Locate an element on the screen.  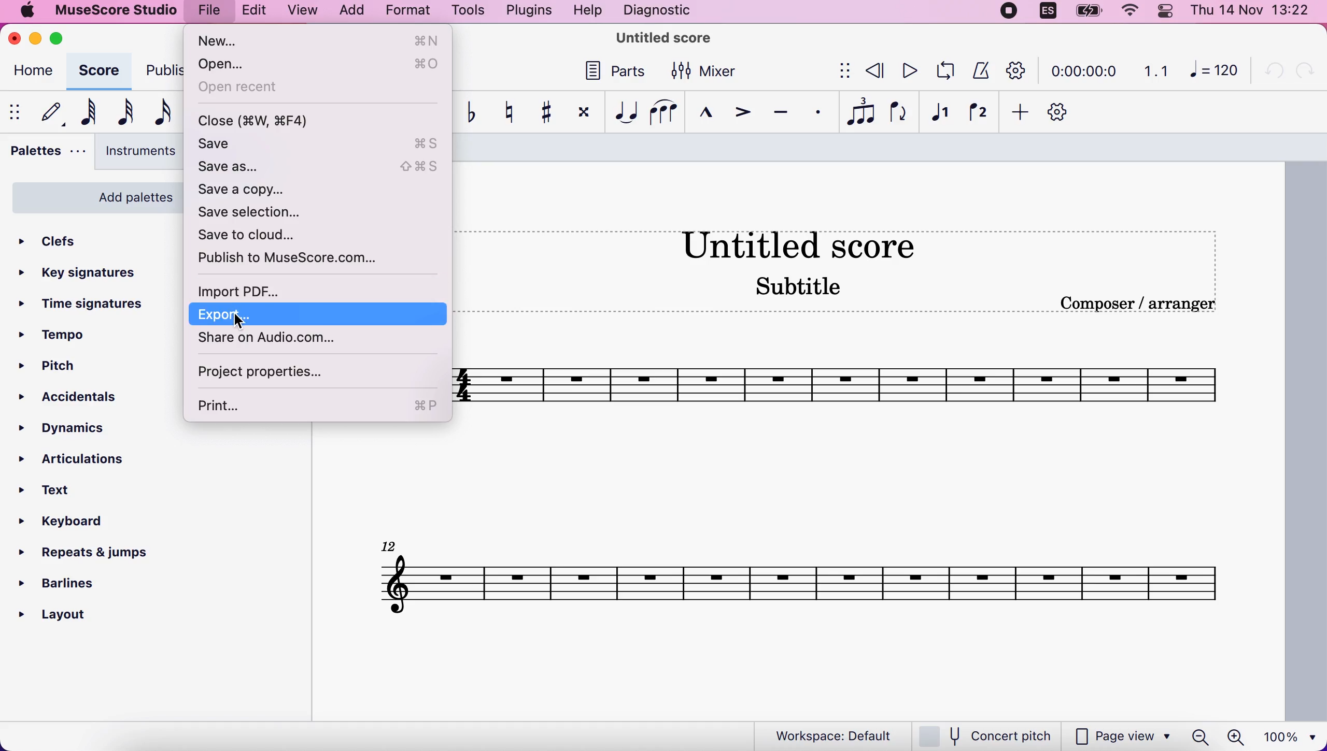
toggle double sharp is located at coordinates (582, 113).